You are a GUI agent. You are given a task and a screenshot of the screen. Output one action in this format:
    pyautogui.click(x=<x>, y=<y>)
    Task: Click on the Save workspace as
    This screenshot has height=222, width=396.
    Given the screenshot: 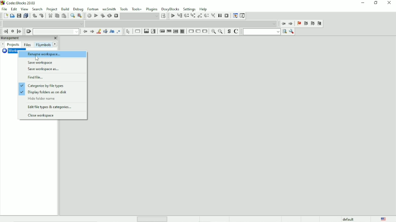 What is the action you would take?
    pyautogui.click(x=45, y=69)
    